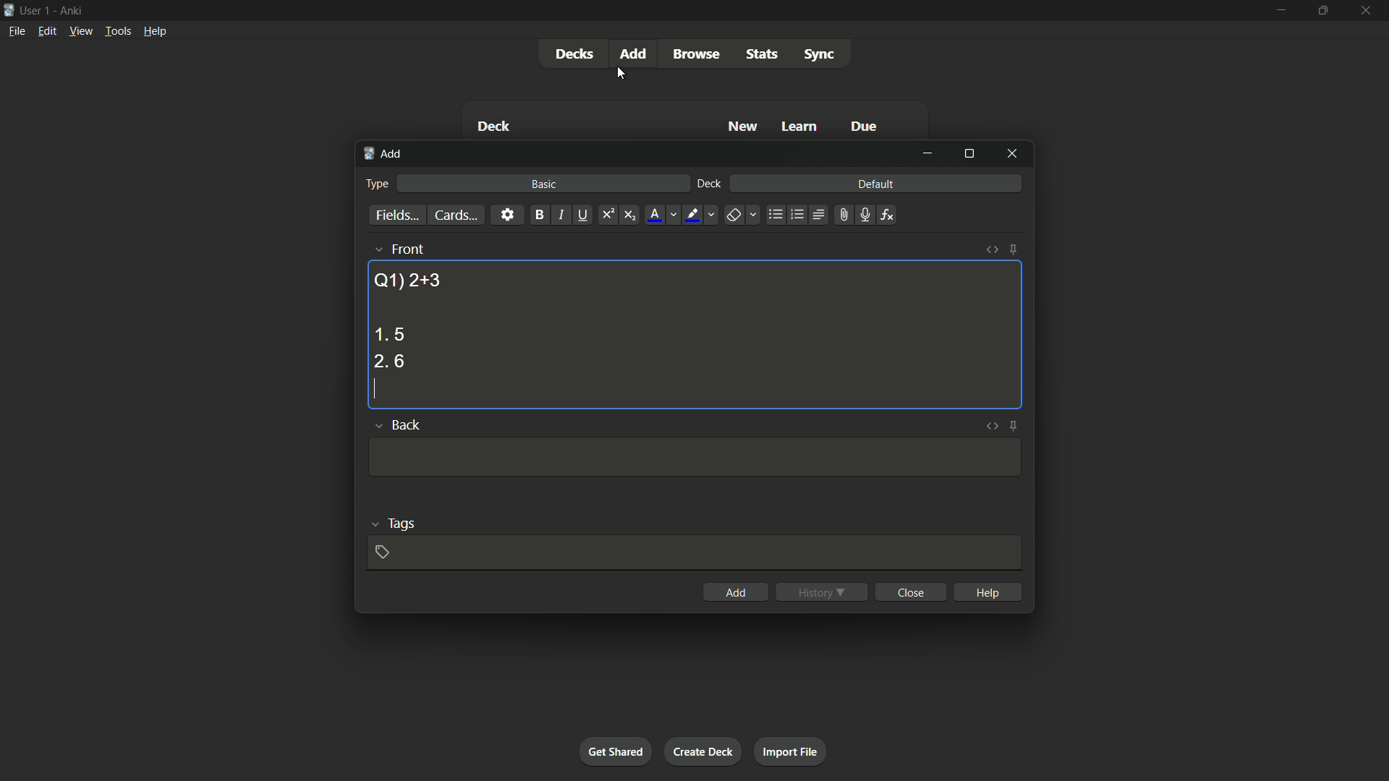 This screenshot has height=781, width=1389. What do you see at coordinates (736, 592) in the screenshot?
I see `add` at bounding box center [736, 592].